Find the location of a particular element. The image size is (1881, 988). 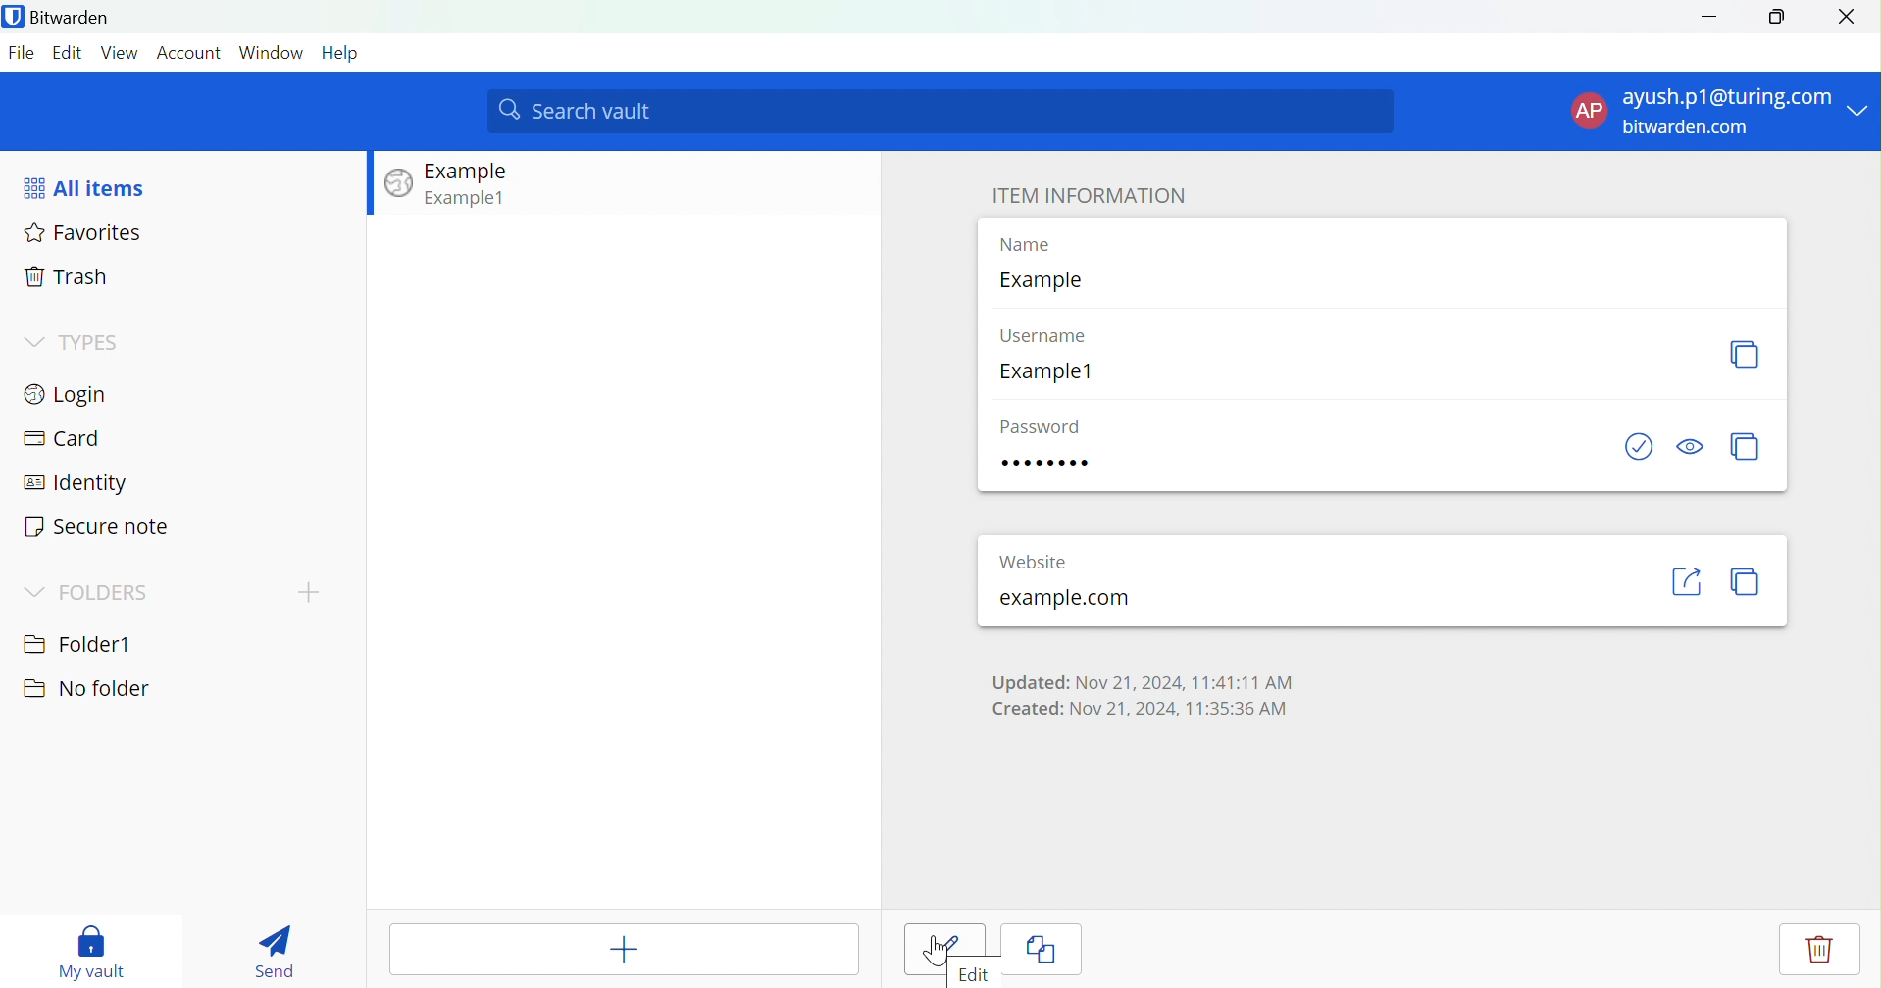

My vault is located at coordinates (92, 949).